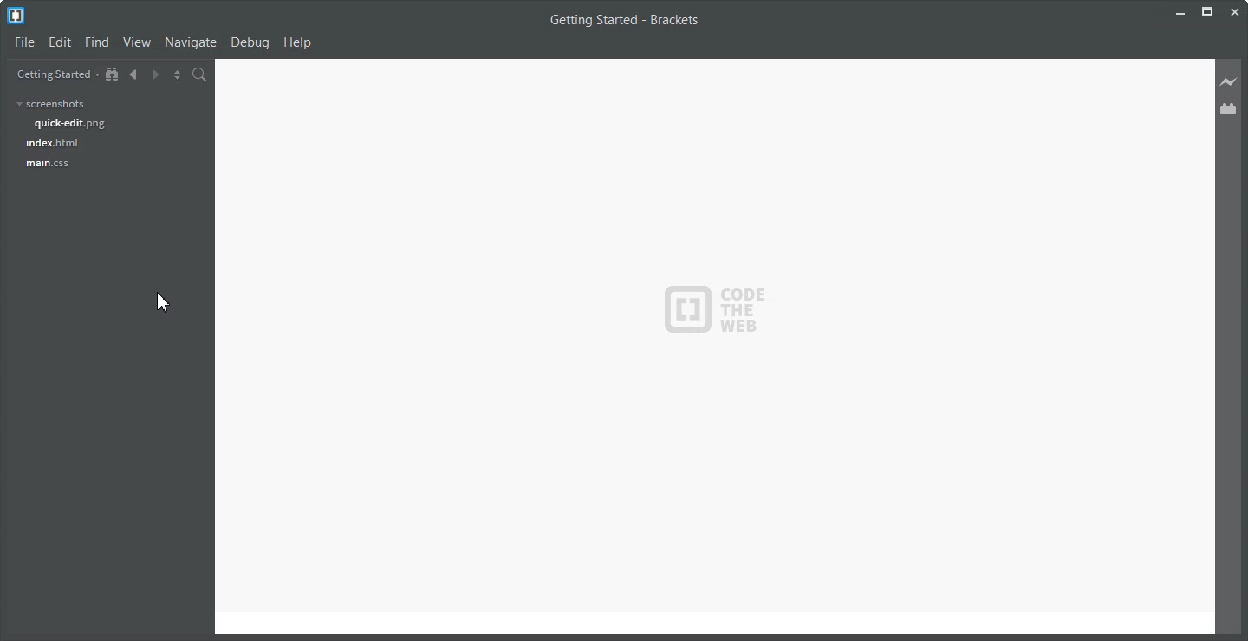  What do you see at coordinates (97, 42) in the screenshot?
I see `Find` at bounding box center [97, 42].